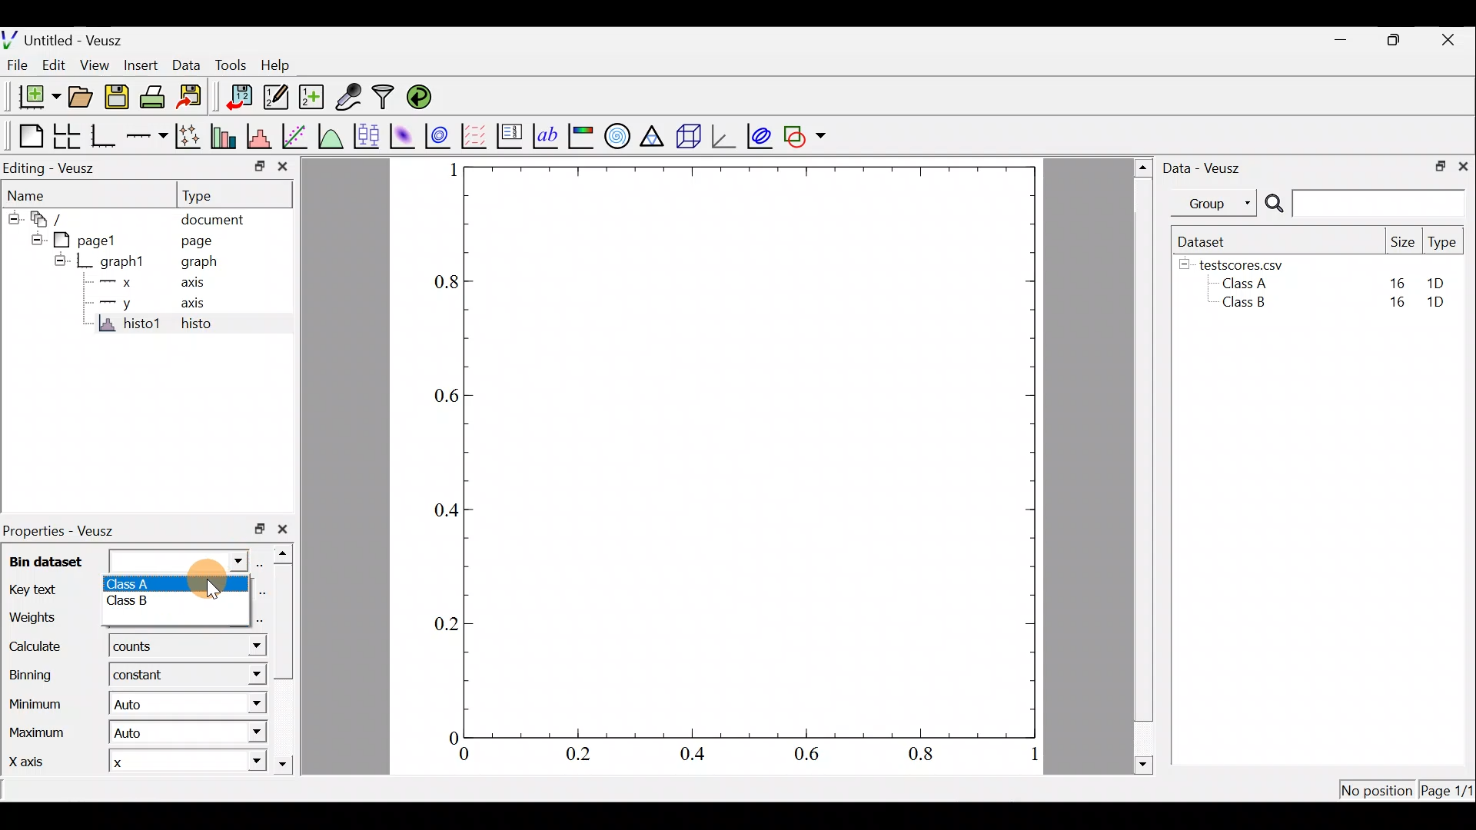  Describe the element at coordinates (509, 136) in the screenshot. I see `Plot key` at that location.